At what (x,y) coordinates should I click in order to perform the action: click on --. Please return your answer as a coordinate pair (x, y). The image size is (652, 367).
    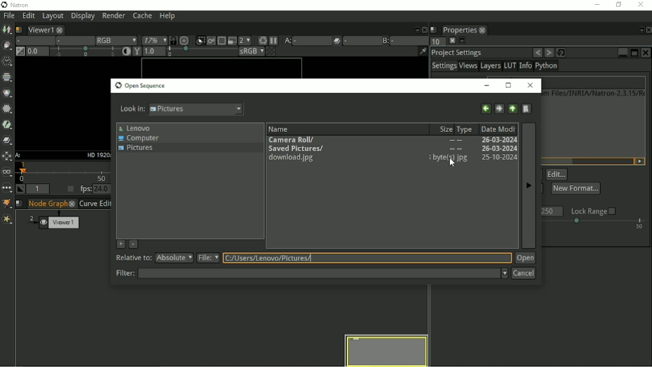
    Looking at the image, I should click on (456, 141).